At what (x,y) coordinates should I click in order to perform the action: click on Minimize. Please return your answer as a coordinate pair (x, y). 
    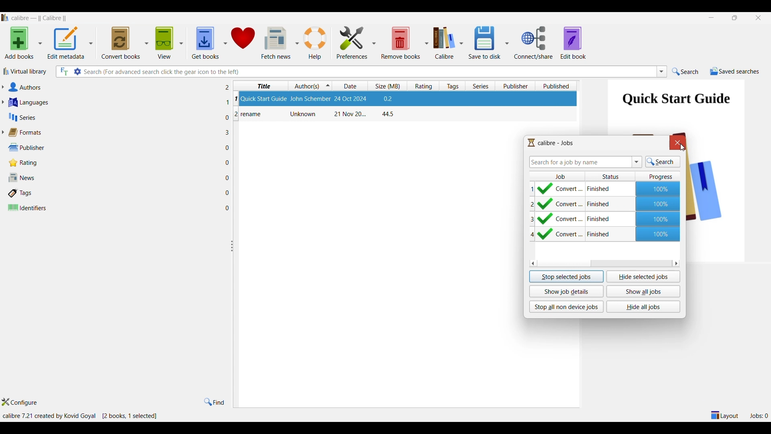
    Looking at the image, I should click on (711, 18).